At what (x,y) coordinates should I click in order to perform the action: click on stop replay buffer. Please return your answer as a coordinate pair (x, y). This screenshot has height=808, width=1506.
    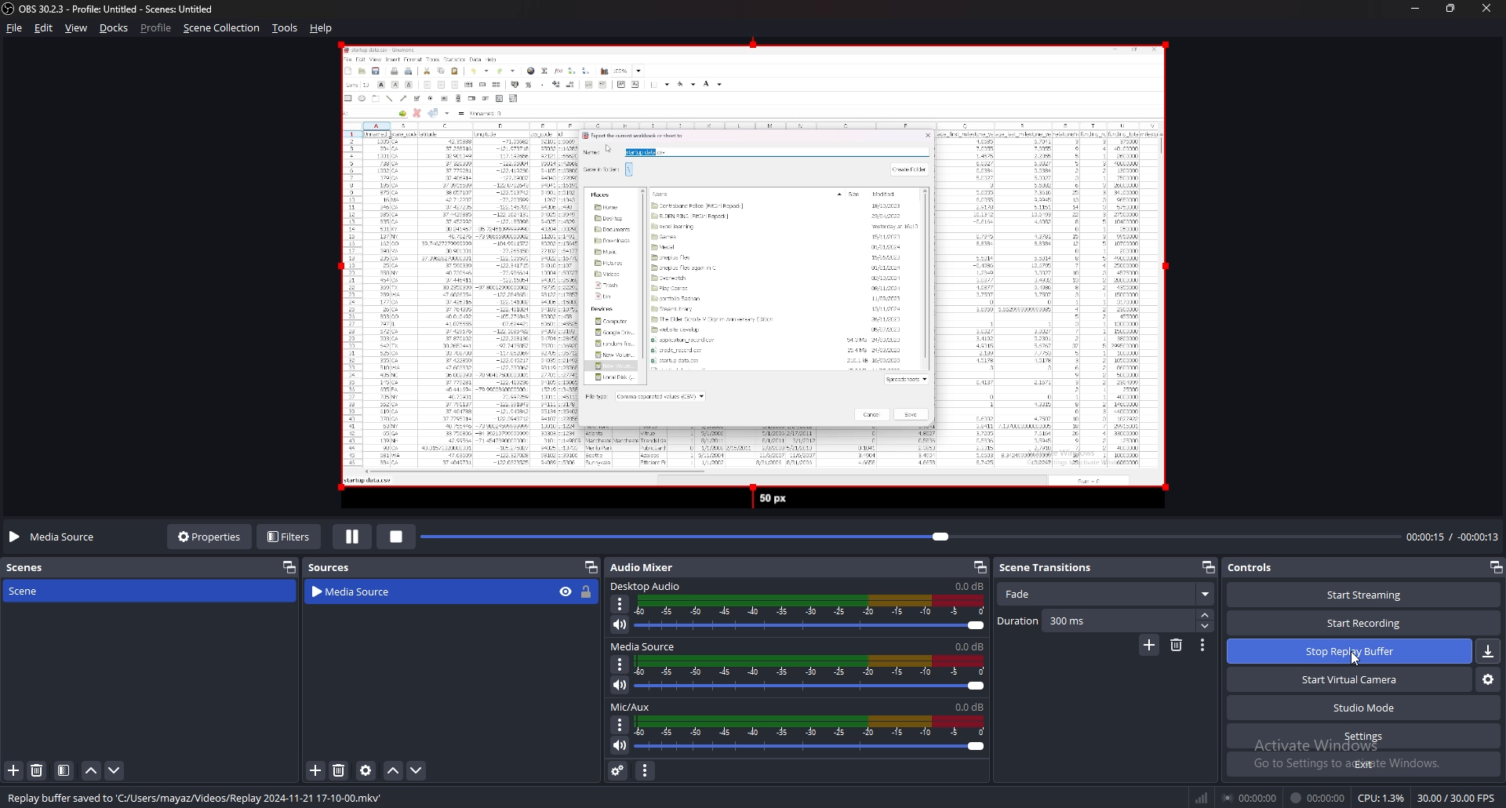
    Looking at the image, I should click on (1350, 650).